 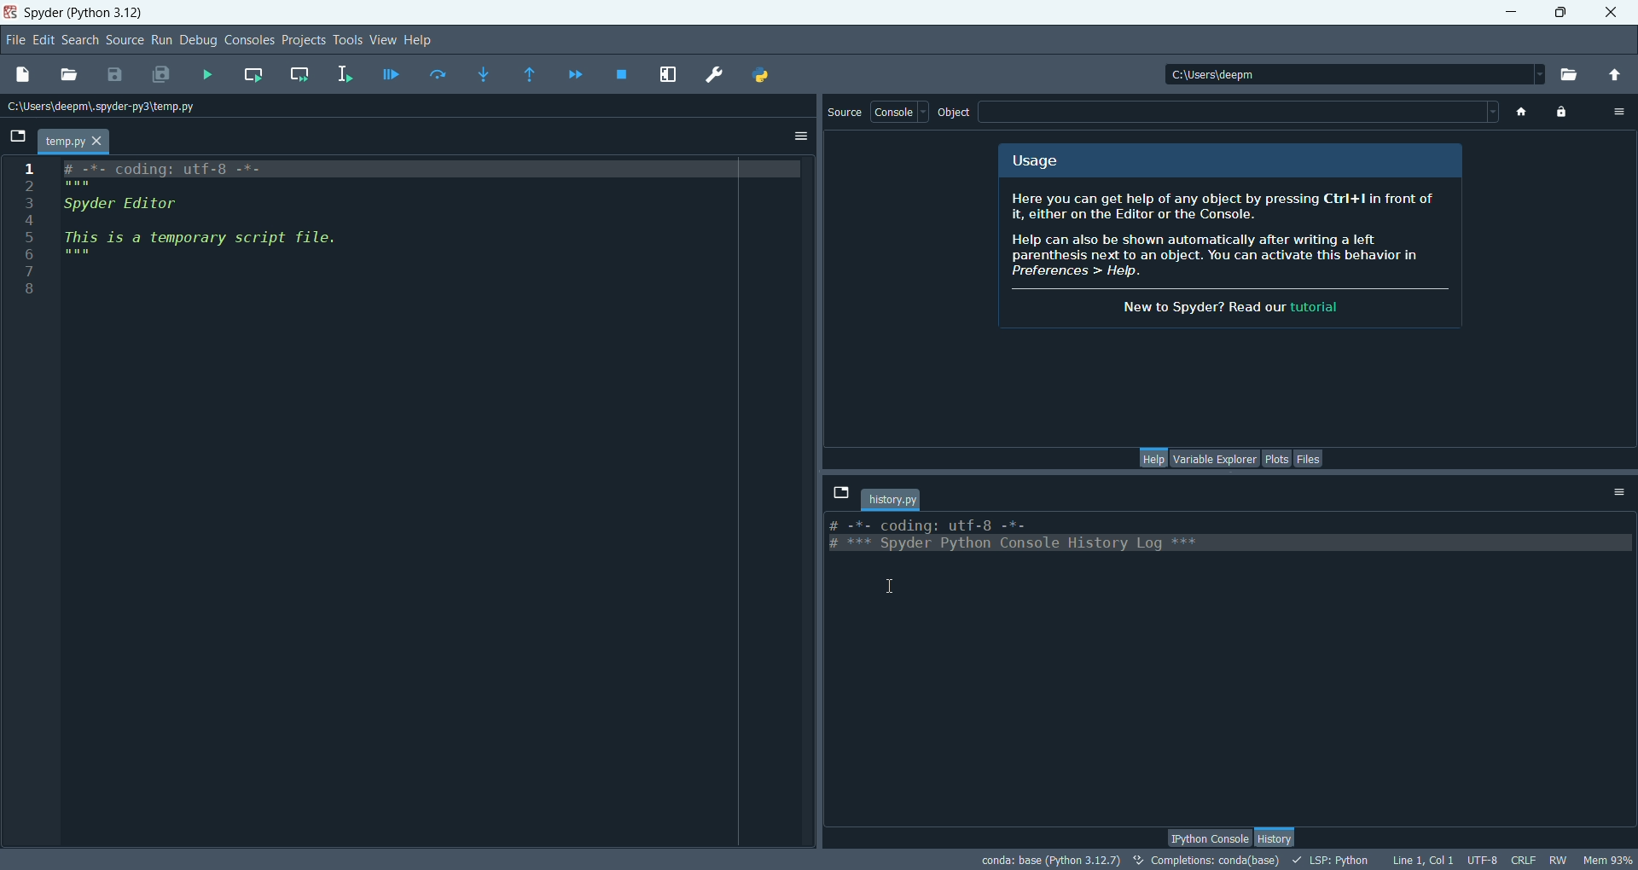 What do you see at coordinates (438, 75) in the screenshot?
I see `run current line` at bounding box center [438, 75].